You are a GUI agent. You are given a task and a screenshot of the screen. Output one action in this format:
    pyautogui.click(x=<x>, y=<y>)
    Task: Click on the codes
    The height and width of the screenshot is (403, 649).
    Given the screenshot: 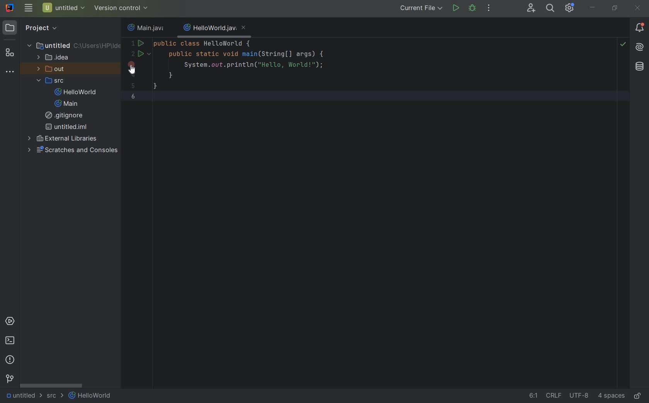 What is the action you would take?
    pyautogui.click(x=271, y=73)
    